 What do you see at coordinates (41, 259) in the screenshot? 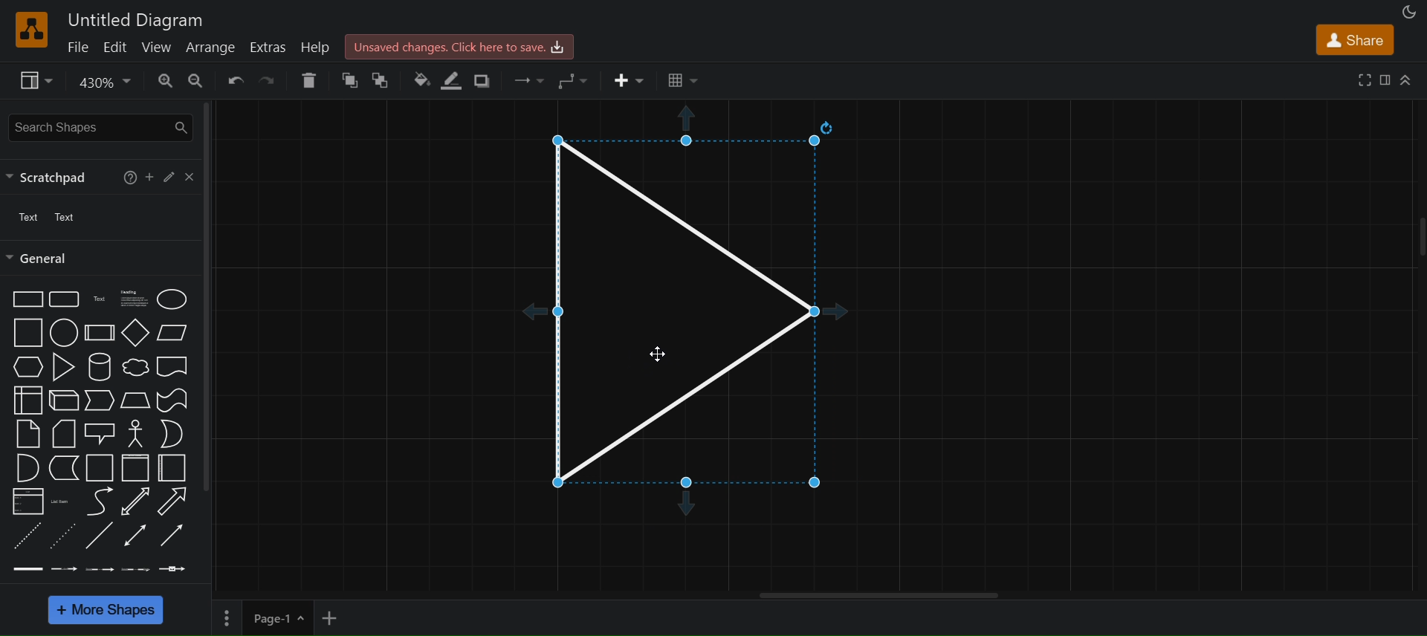
I see `general` at bounding box center [41, 259].